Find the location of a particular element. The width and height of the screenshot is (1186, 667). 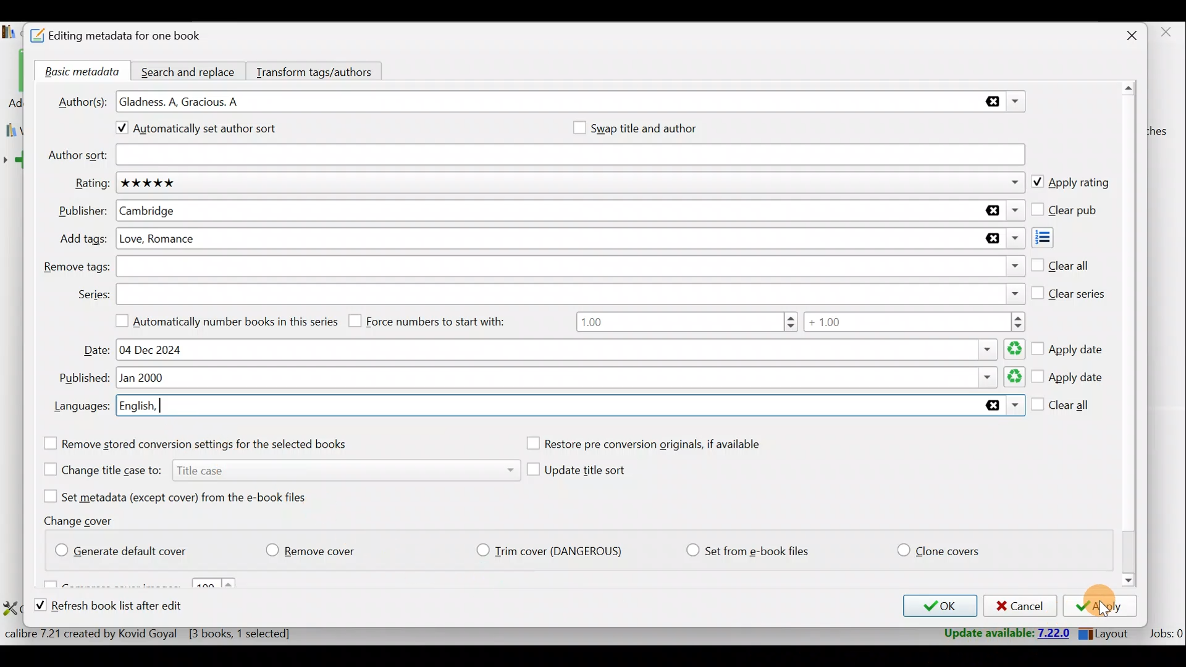

Scroll bar is located at coordinates (1130, 336).